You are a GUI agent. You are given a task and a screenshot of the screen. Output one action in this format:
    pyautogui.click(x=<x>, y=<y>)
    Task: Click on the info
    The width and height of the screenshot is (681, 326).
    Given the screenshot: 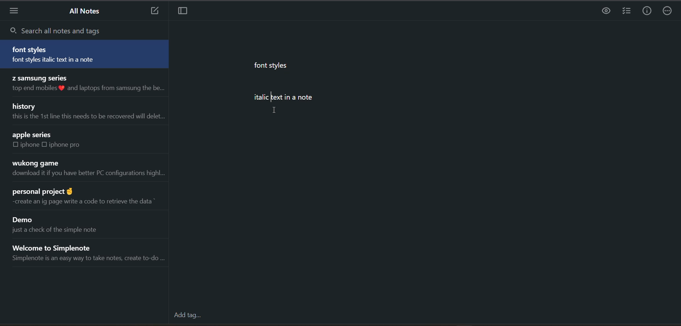 What is the action you would take?
    pyautogui.click(x=648, y=10)
    